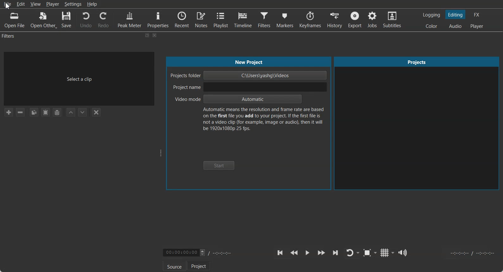 This screenshot has height=272, width=503. What do you see at coordinates (335, 20) in the screenshot?
I see `History` at bounding box center [335, 20].